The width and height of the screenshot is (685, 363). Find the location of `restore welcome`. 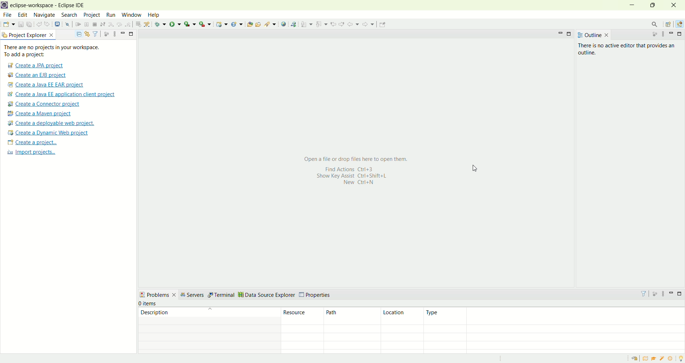

restore welcome is located at coordinates (635, 358).